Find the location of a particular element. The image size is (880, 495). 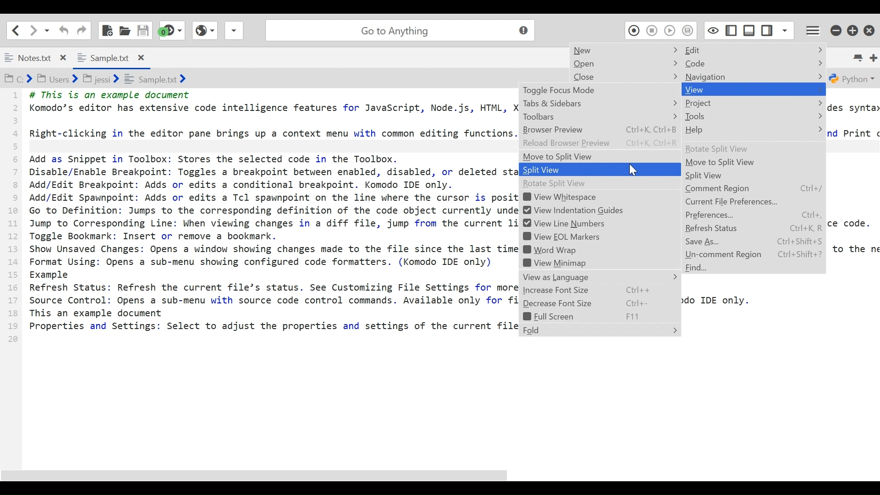

View Line numbers is located at coordinates (599, 224).